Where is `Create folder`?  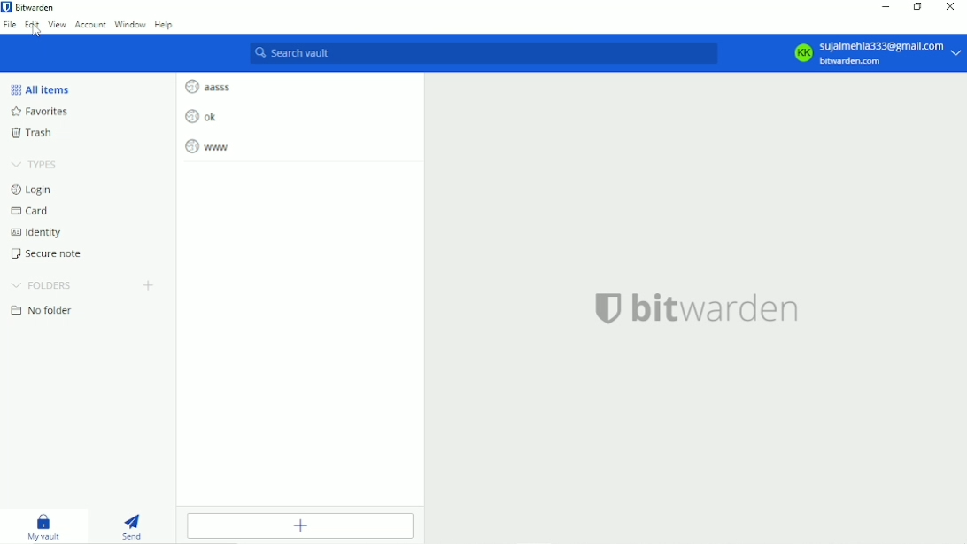 Create folder is located at coordinates (148, 284).